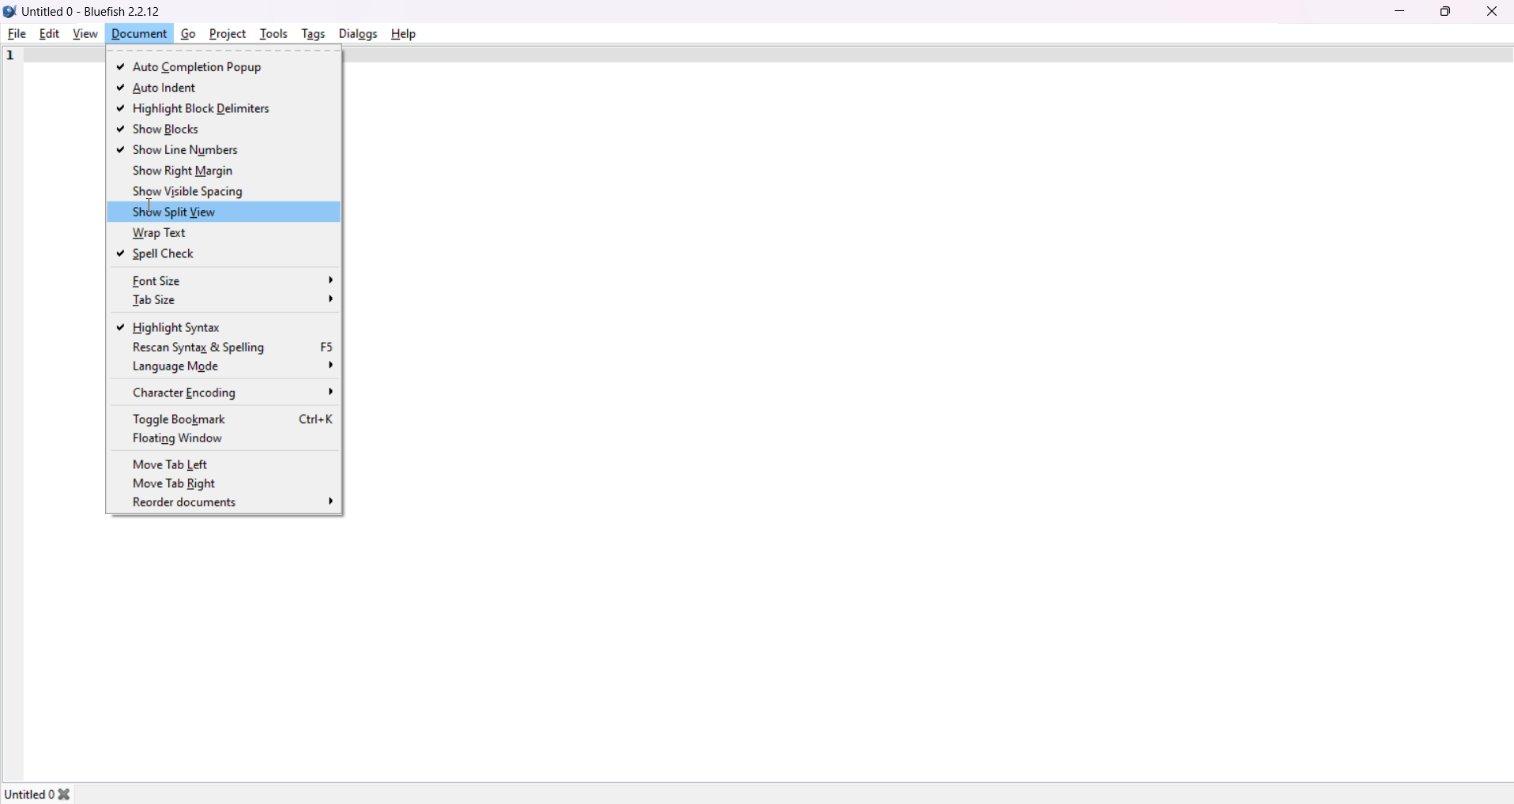 This screenshot has width=1514, height=804. What do you see at coordinates (235, 366) in the screenshot?
I see `language mode` at bounding box center [235, 366].